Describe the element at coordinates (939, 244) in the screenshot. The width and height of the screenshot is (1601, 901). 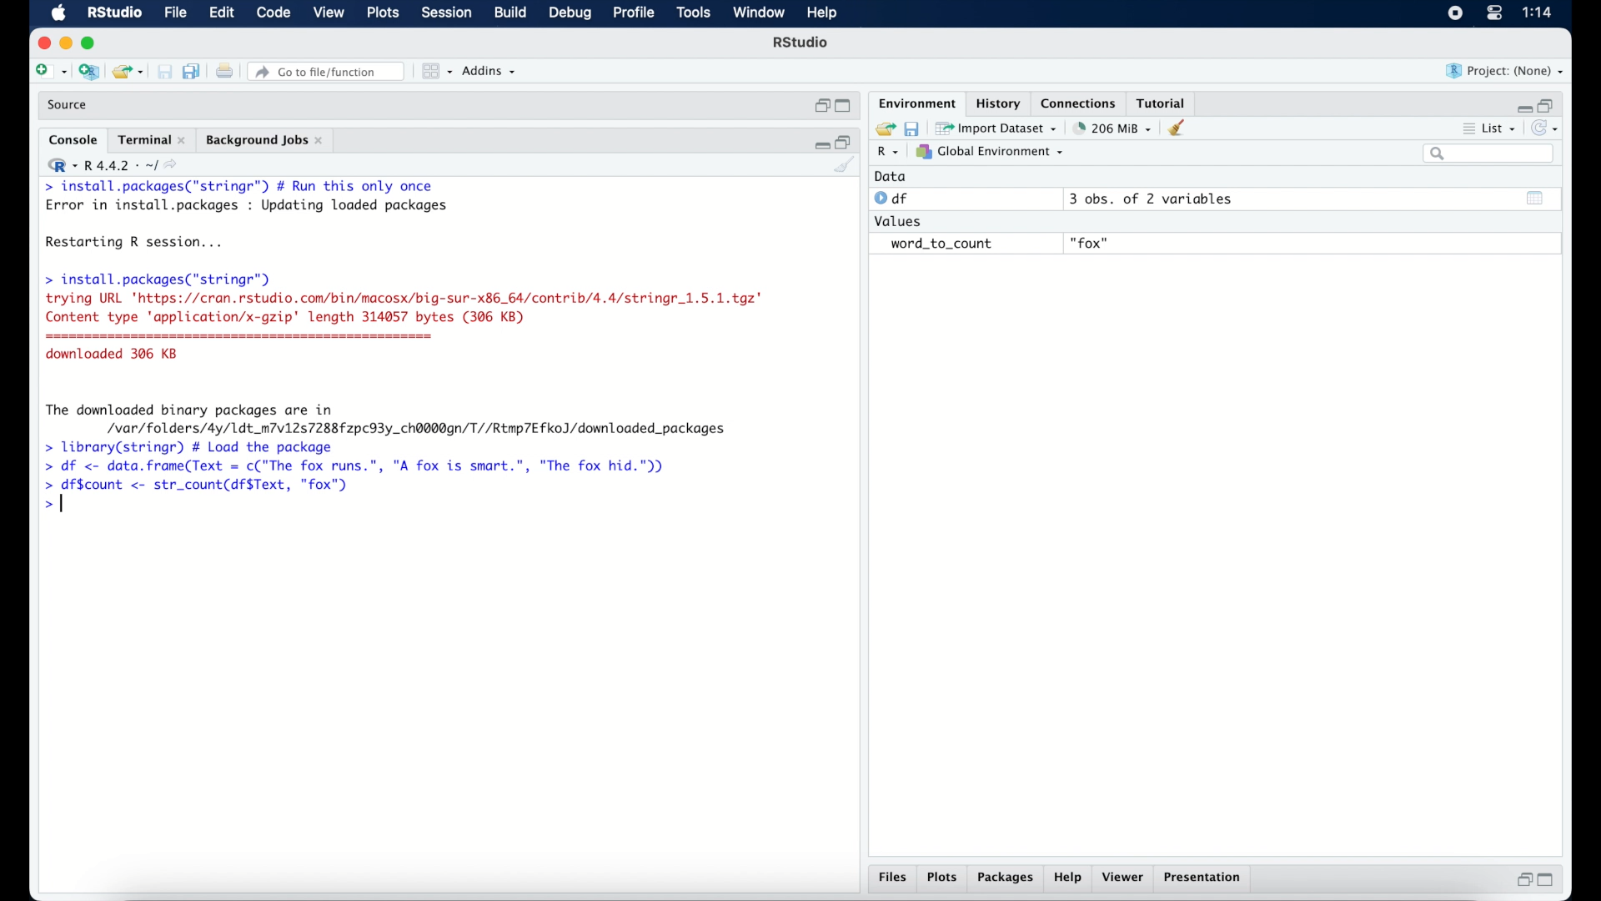
I see `word_to_count` at that location.